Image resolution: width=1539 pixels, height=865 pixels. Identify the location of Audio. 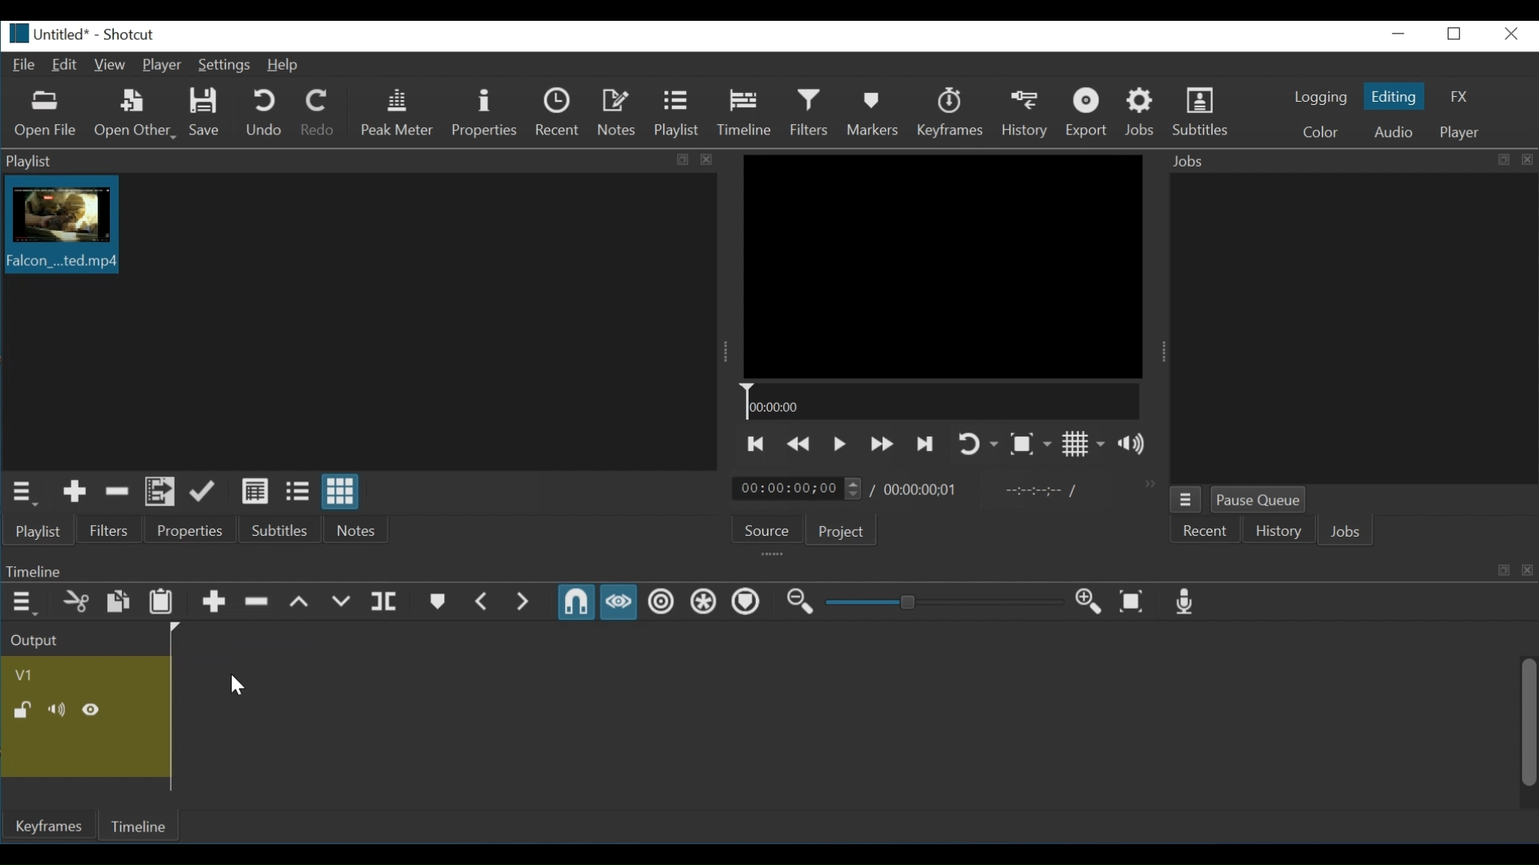
(1392, 131).